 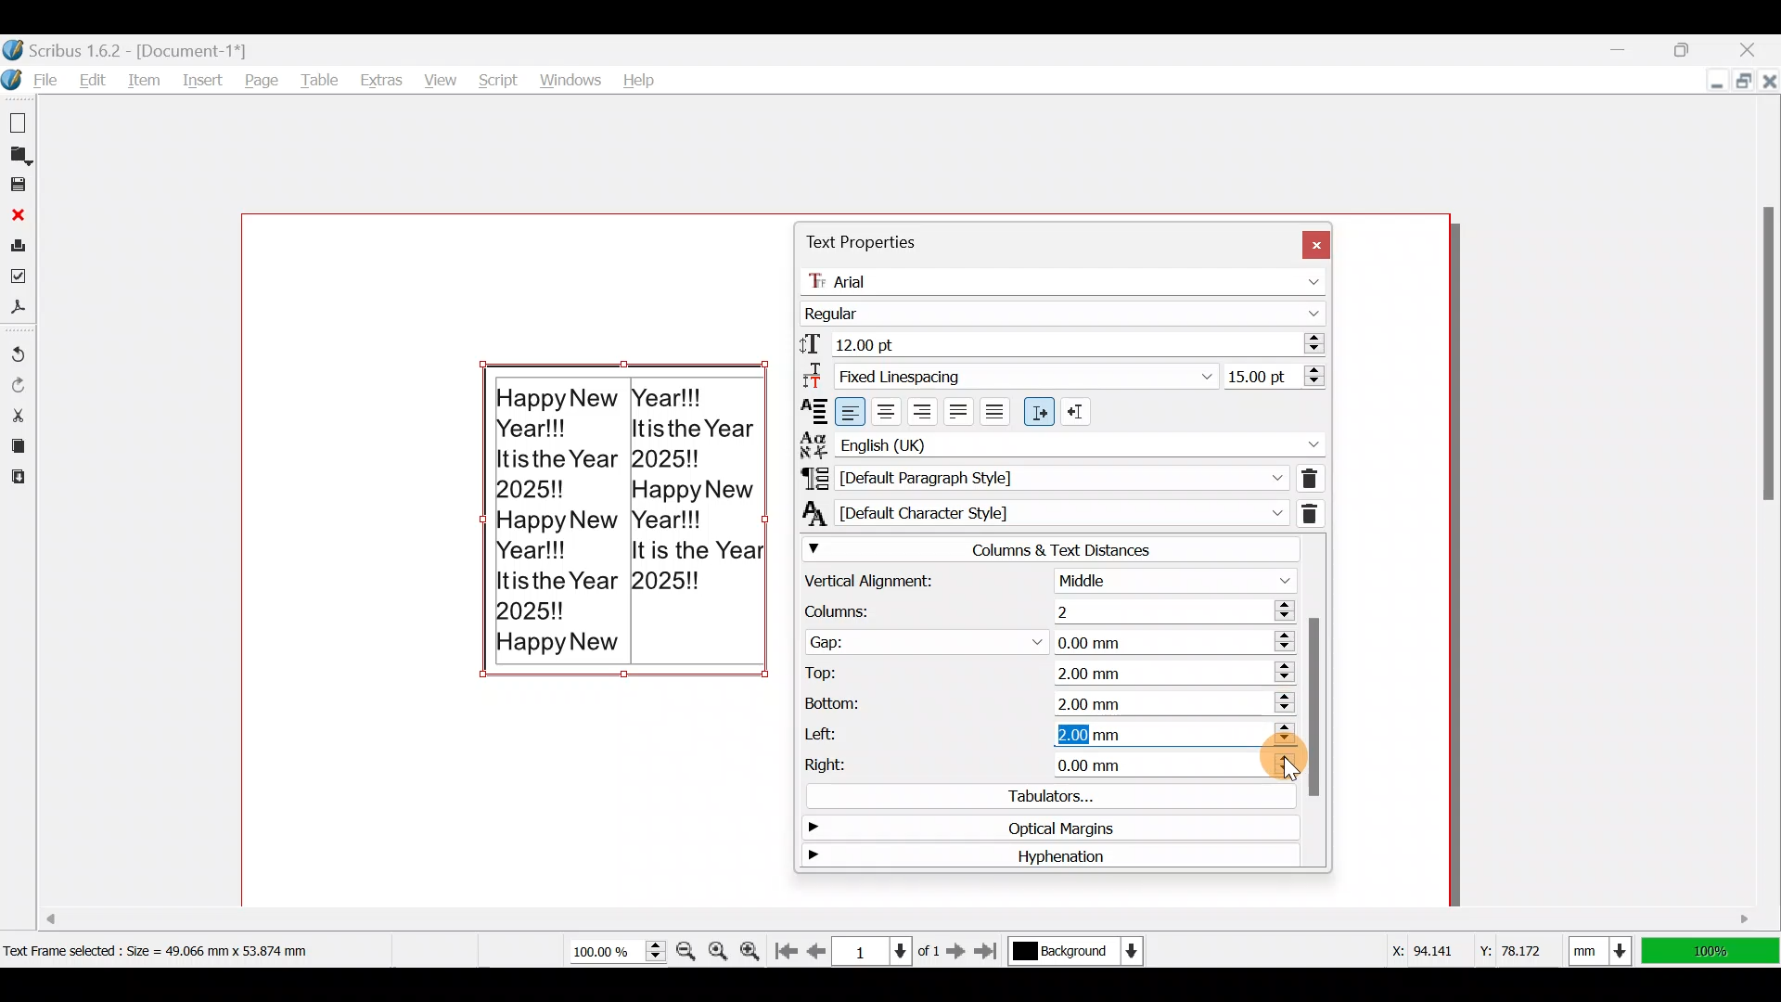 What do you see at coordinates (616, 952) in the screenshot?
I see `Current zoom level` at bounding box center [616, 952].